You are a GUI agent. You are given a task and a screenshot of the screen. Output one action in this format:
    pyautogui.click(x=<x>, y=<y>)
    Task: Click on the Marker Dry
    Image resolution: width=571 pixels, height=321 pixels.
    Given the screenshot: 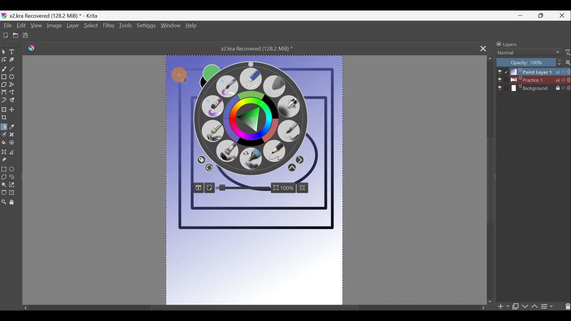 What is the action you would take?
    pyautogui.click(x=252, y=159)
    